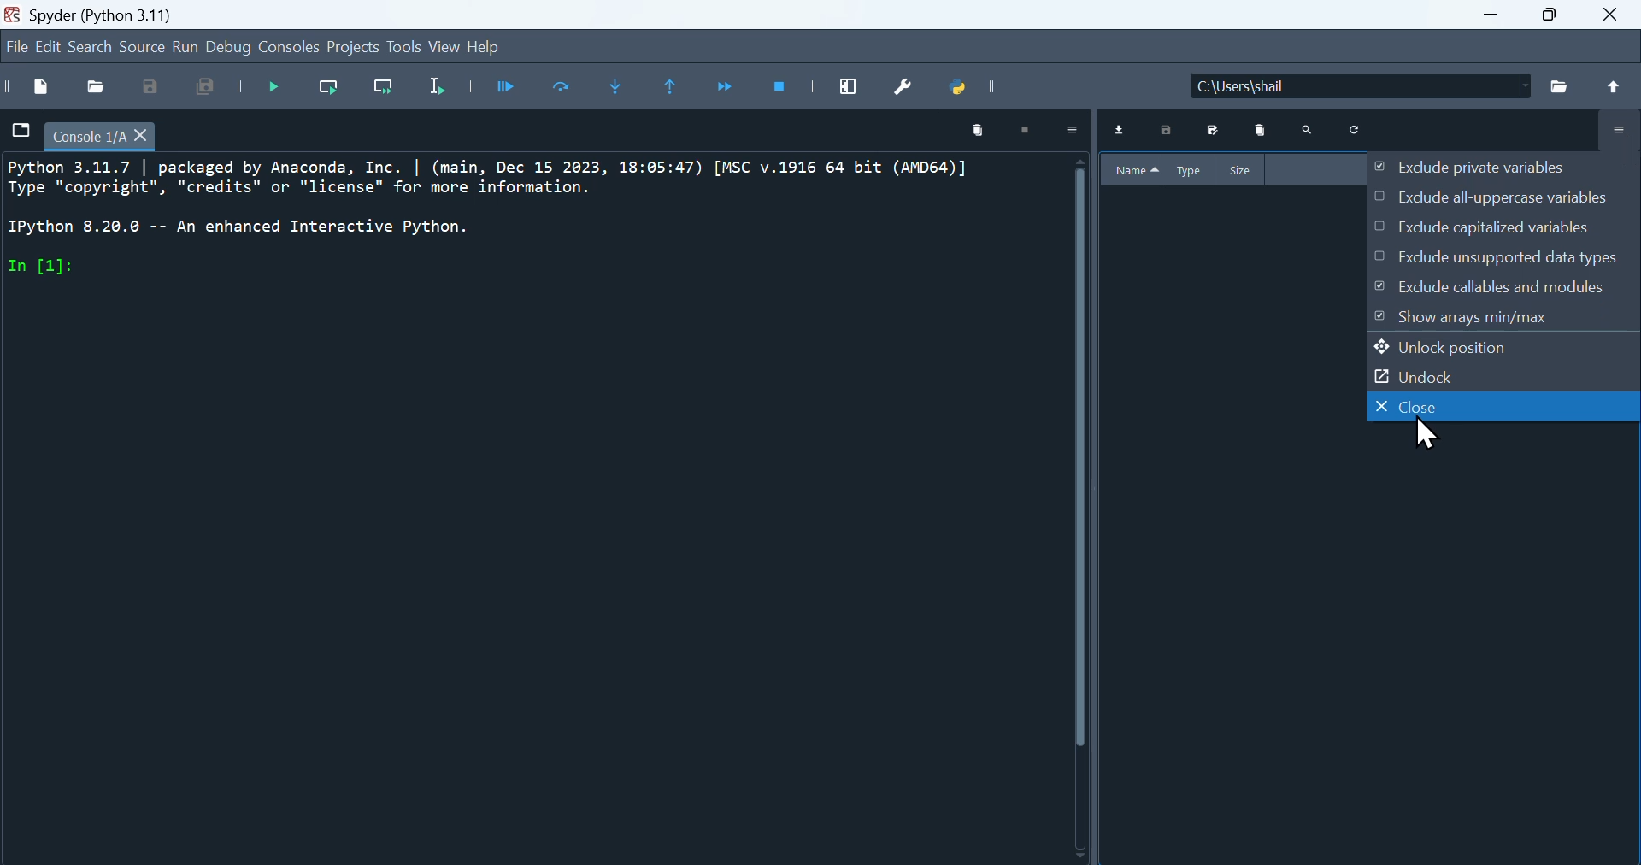 This screenshot has height=865, width=1641. I want to click on filename, so click(106, 134).